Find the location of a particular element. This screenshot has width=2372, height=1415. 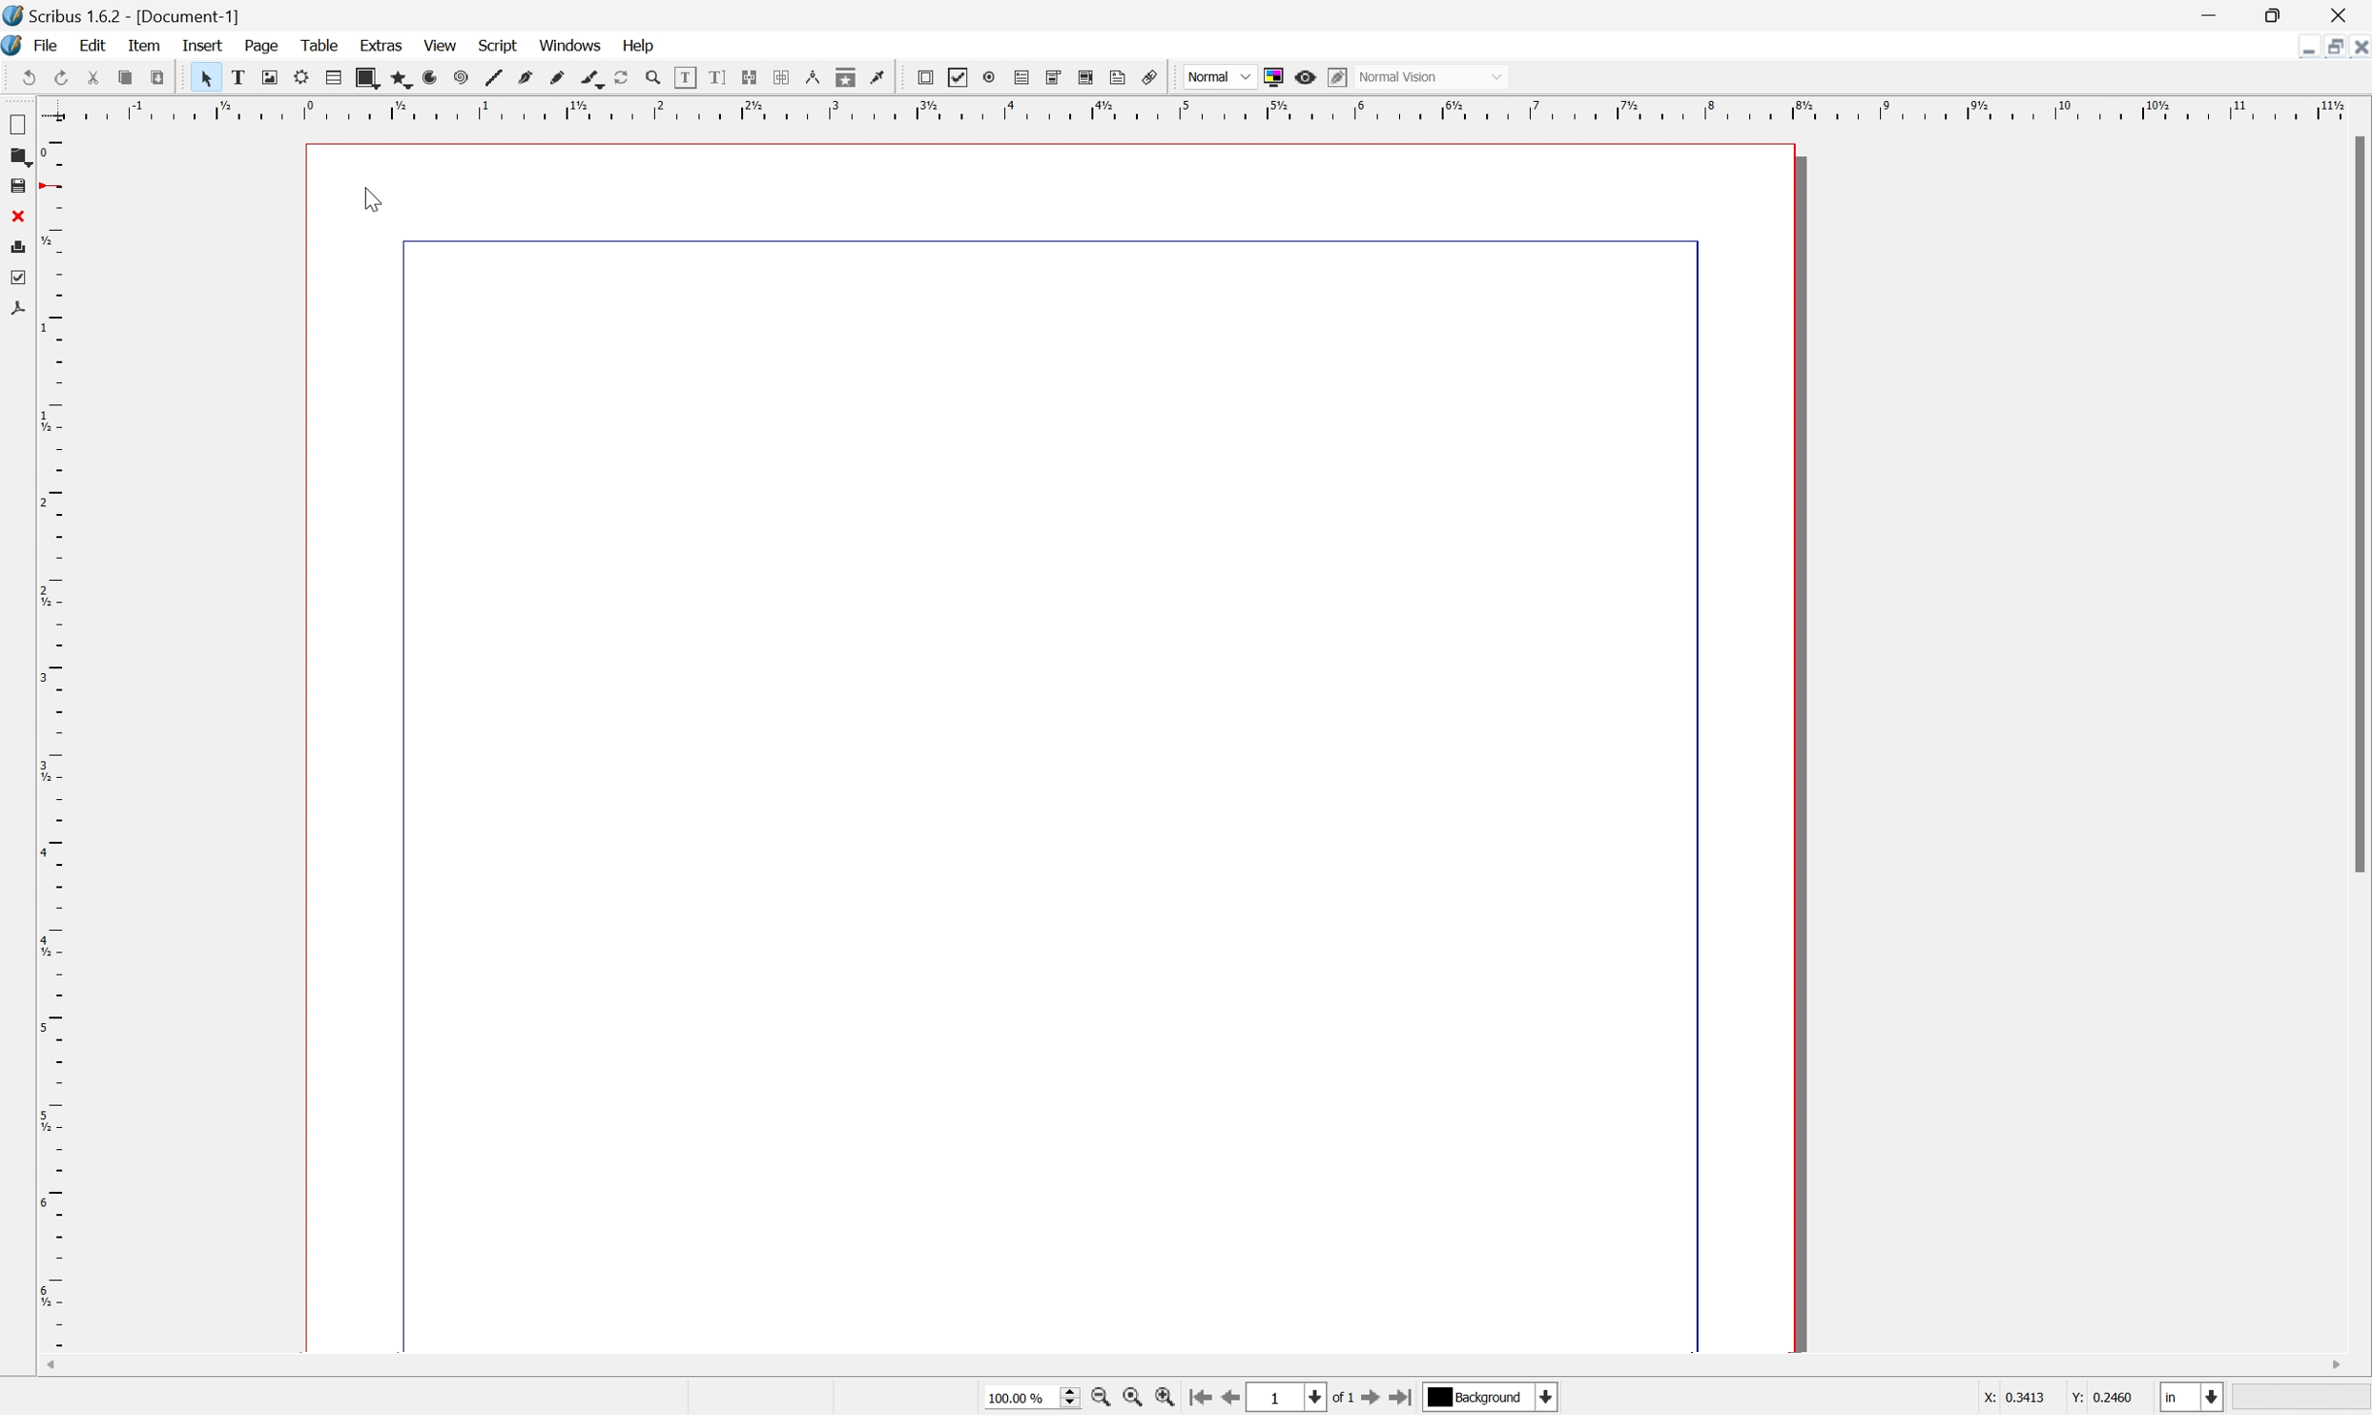

redo is located at coordinates (305, 78).